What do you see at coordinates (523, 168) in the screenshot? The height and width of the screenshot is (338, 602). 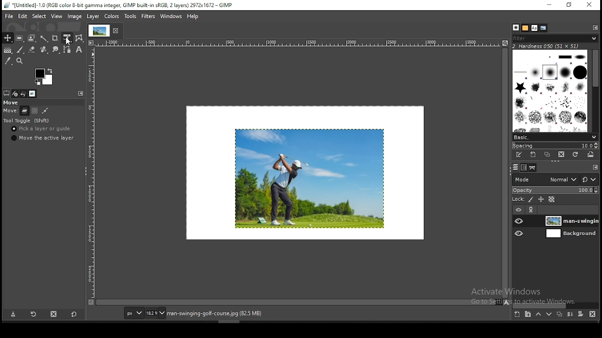 I see `channels` at bounding box center [523, 168].